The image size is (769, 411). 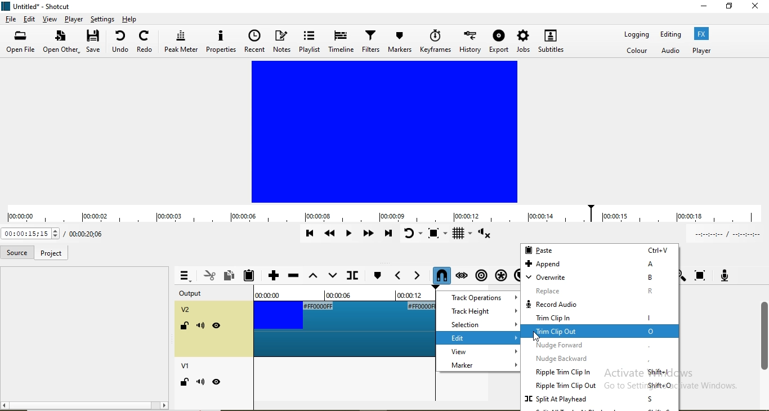 What do you see at coordinates (539, 334) in the screenshot?
I see `Cursor` at bounding box center [539, 334].